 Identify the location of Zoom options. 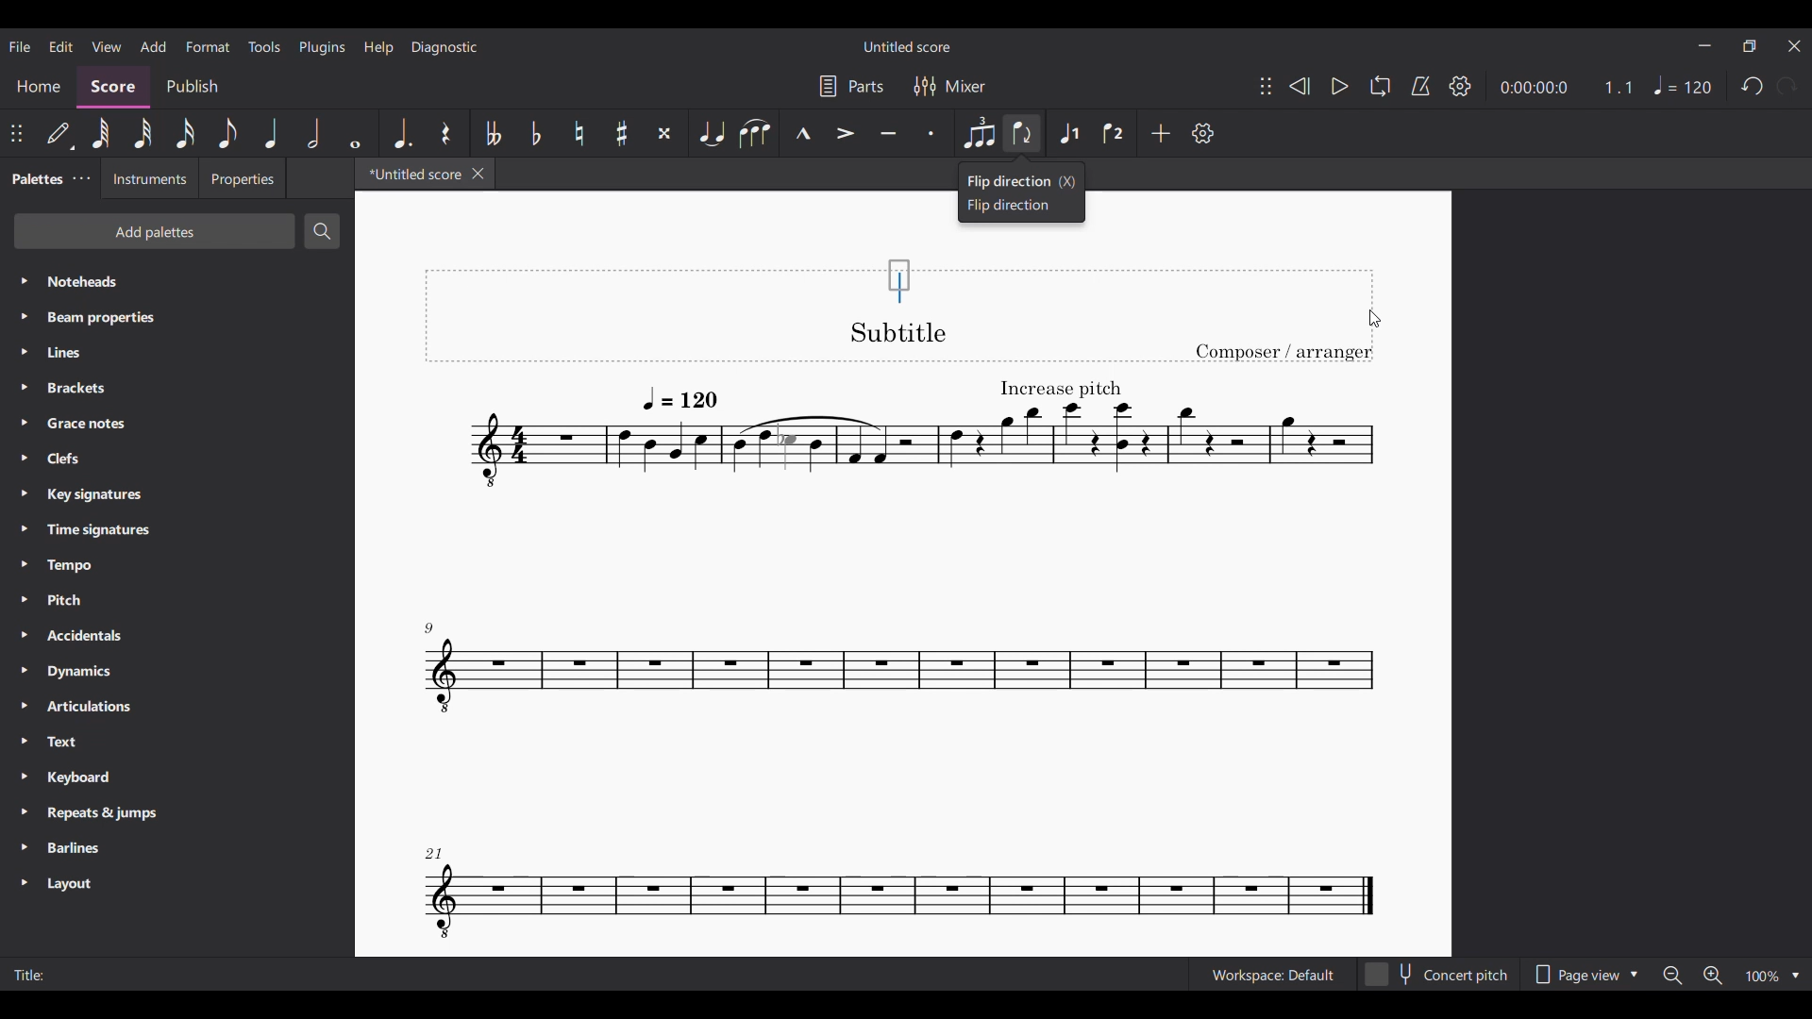
(1773, 976).